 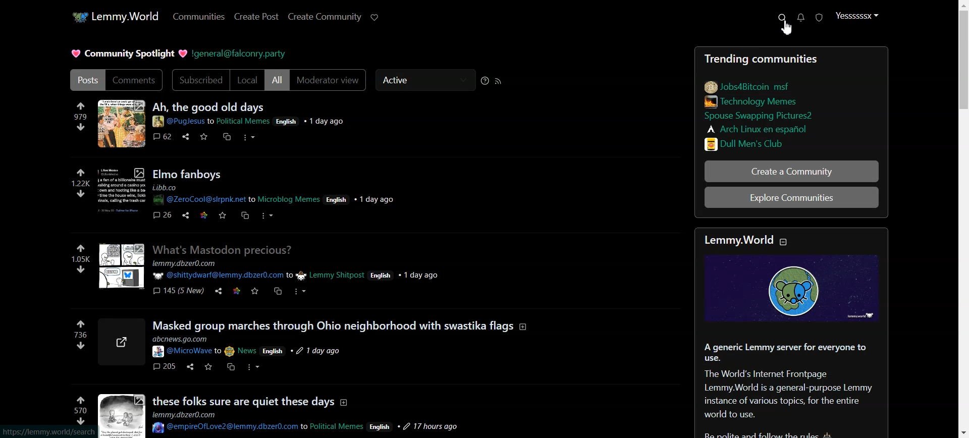 What do you see at coordinates (325, 16) in the screenshot?
I see `Create Community` at bounding box center [325, 16].